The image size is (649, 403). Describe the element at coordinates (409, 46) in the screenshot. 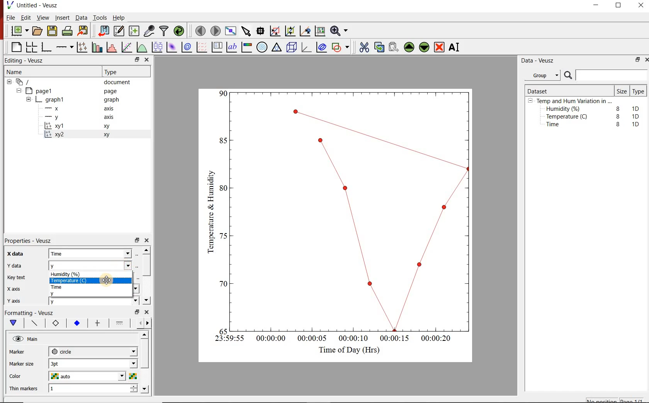

I see `Move the selected widget up` at that location.